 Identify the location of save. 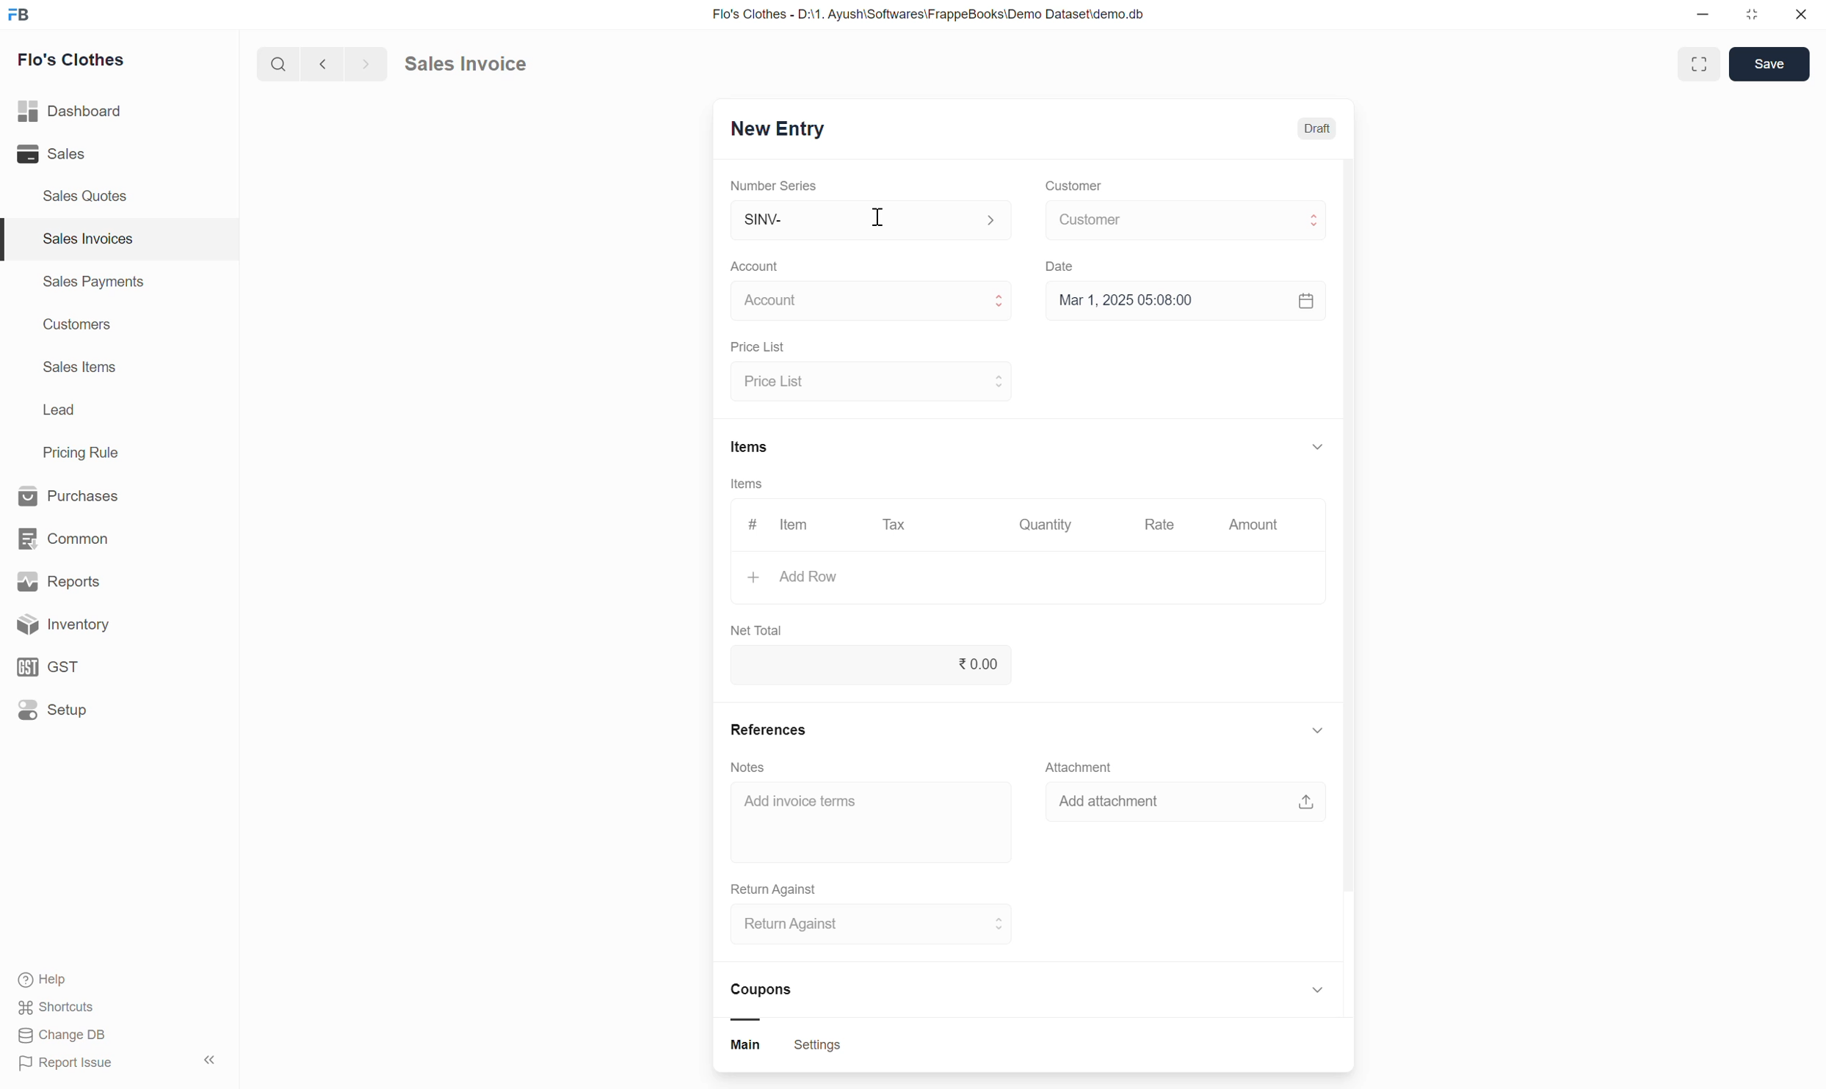
(1769, 66).